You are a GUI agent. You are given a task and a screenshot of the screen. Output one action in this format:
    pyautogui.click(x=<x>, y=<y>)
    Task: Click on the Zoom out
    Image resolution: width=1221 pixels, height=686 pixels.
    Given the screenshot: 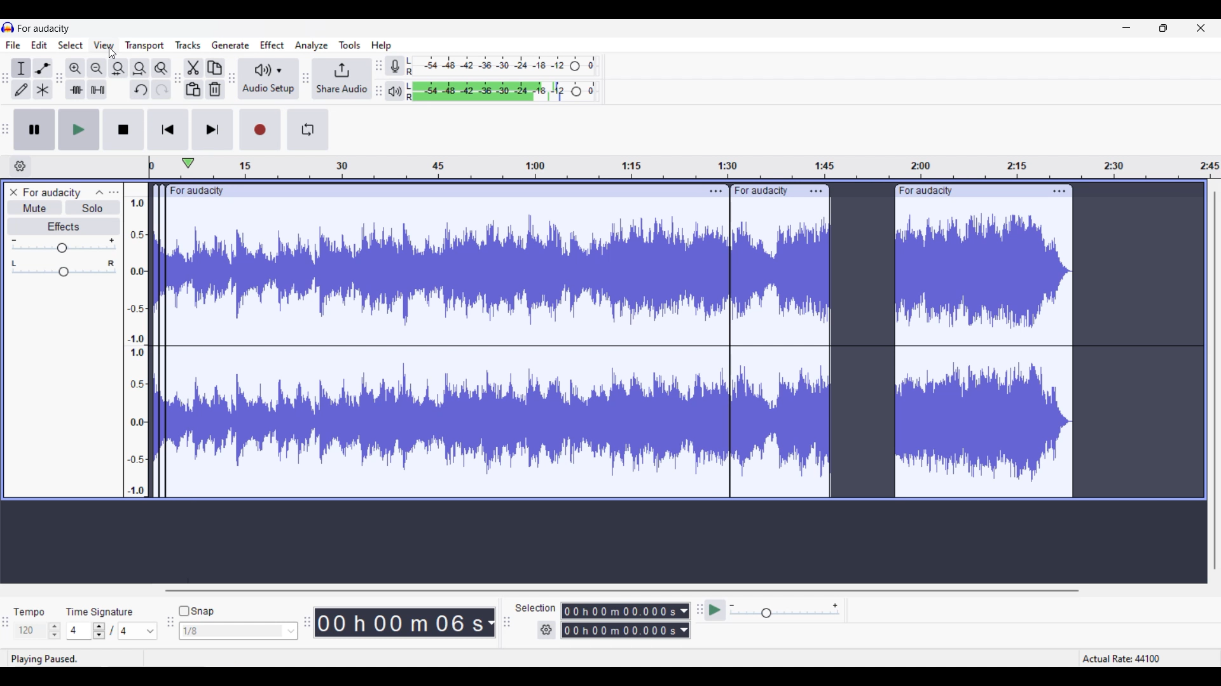 What is the action you would take?
    pyautogui.click(x=97, y=69)
    